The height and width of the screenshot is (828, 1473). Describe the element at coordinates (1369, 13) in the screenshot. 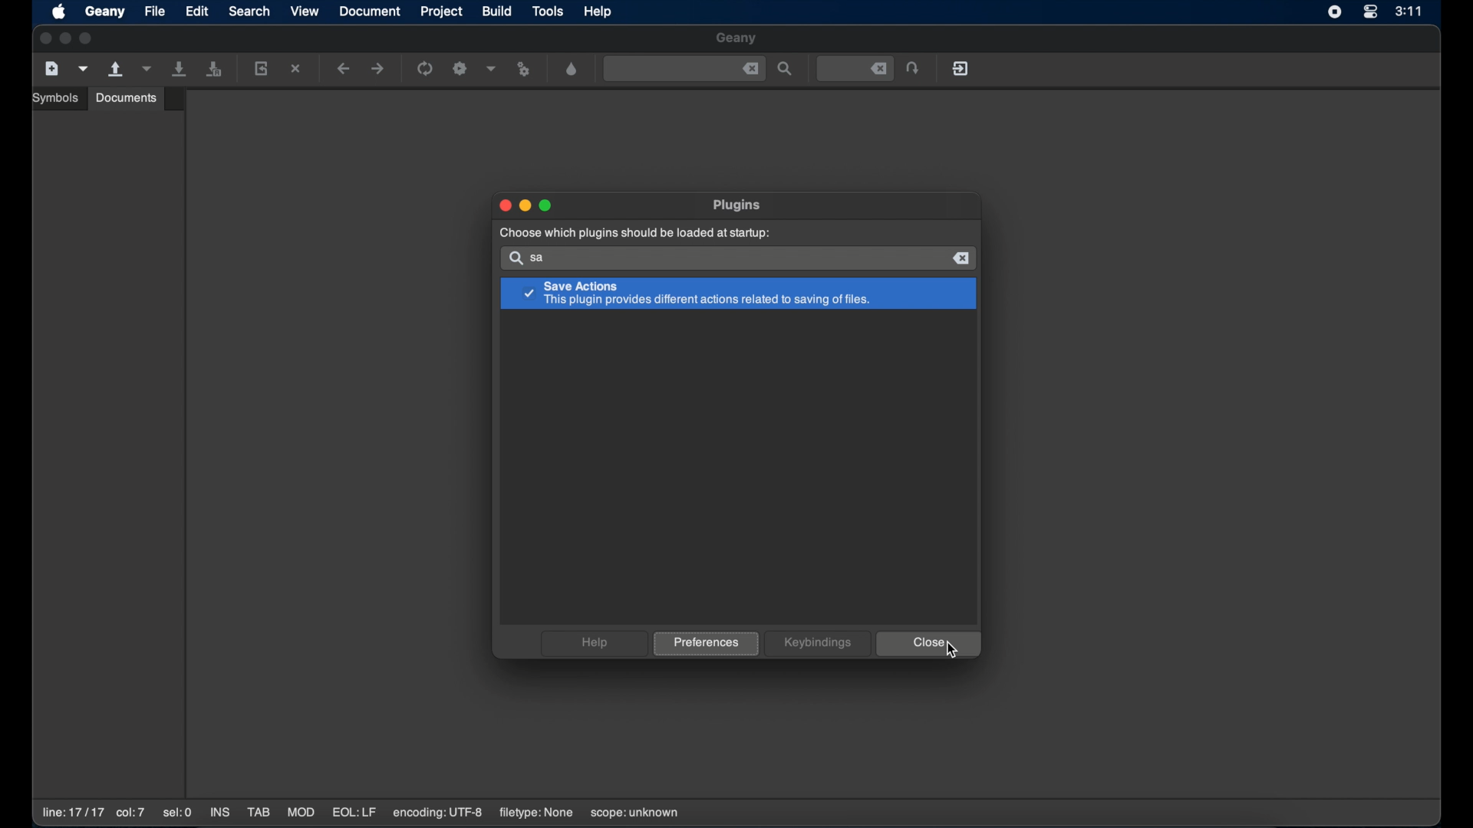

I see `control center` at that location.